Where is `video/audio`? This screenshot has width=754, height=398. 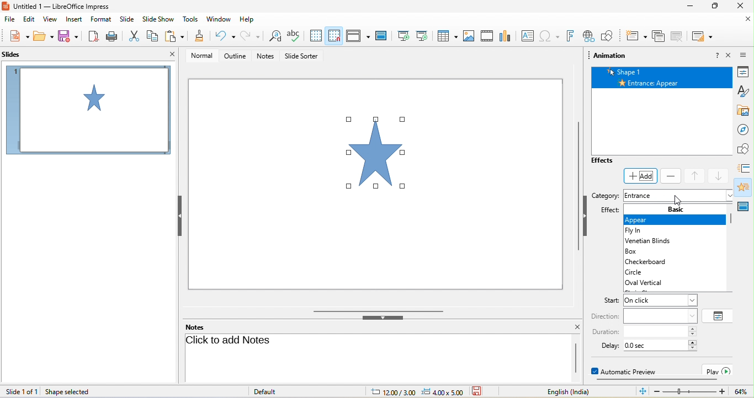 video/audio is located at coordinates (487, 35).